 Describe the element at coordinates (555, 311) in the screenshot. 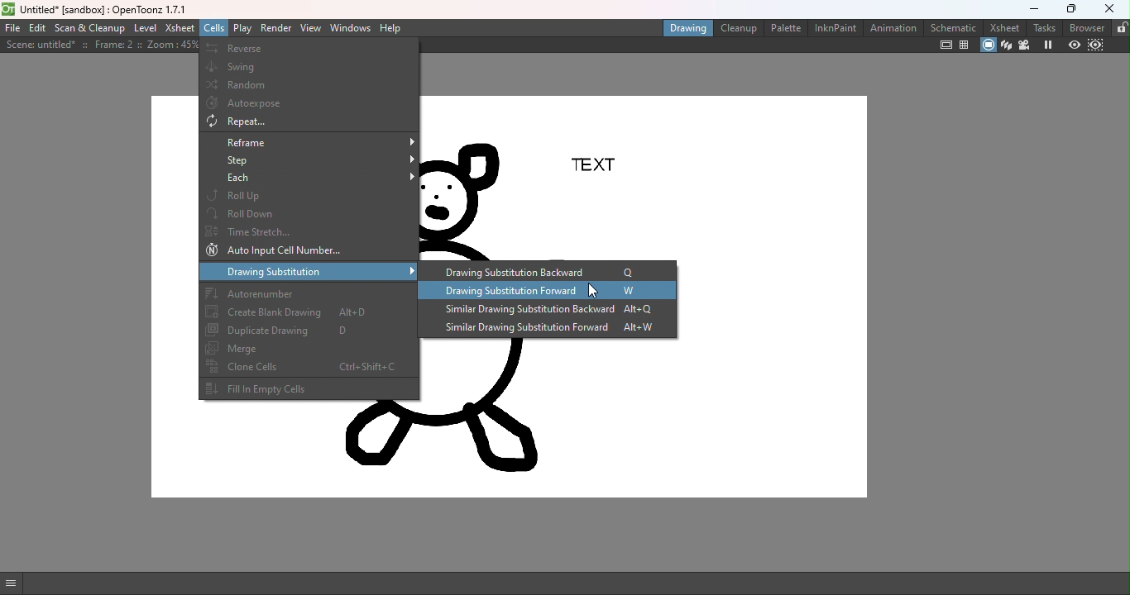

I see `Similar drawing substitution backward` at that location.